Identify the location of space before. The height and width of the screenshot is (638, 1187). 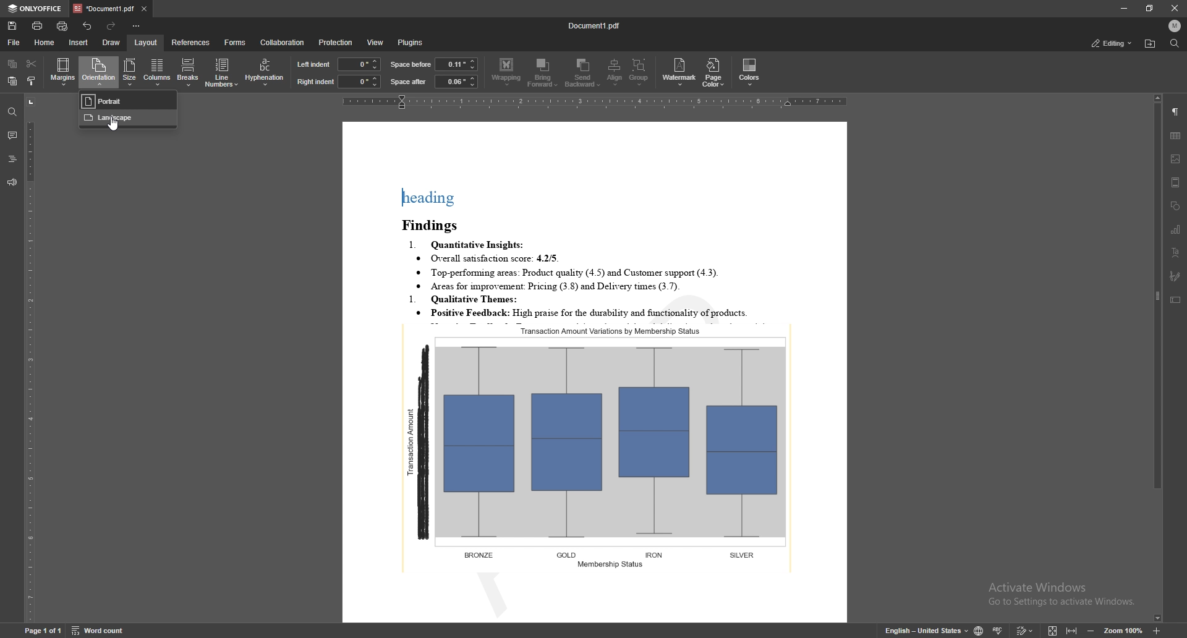
(411, 64).